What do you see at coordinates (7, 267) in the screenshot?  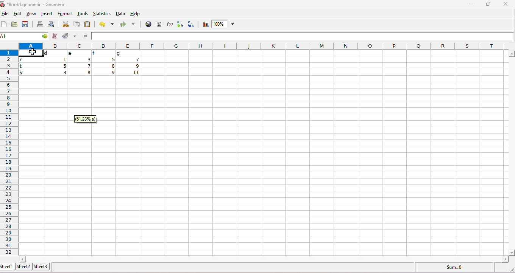 I see `sheet1` at bounding box center [7, 267].